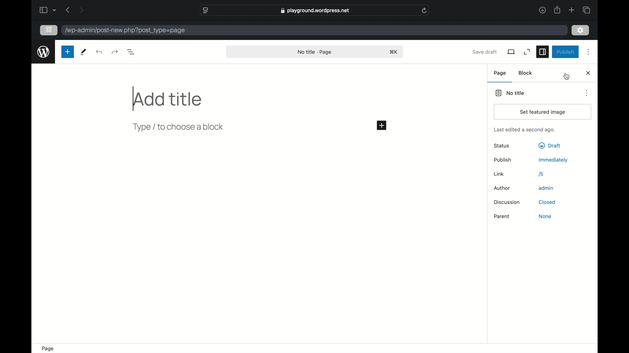 The width and height of the screenshot is (629, 353). Describe the element at coordinates (44, 52) in the screenshot. I see `wordpress` at that location.